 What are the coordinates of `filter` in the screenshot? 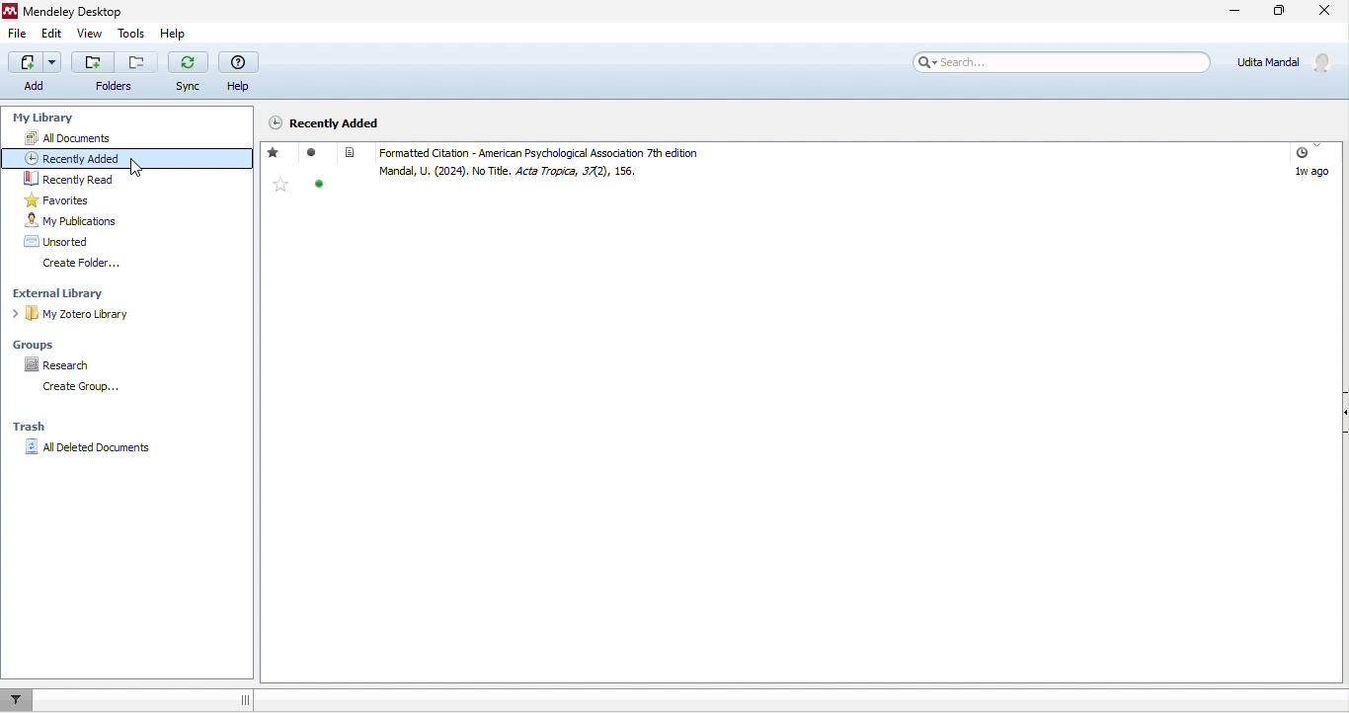 It's located at (20, 700).